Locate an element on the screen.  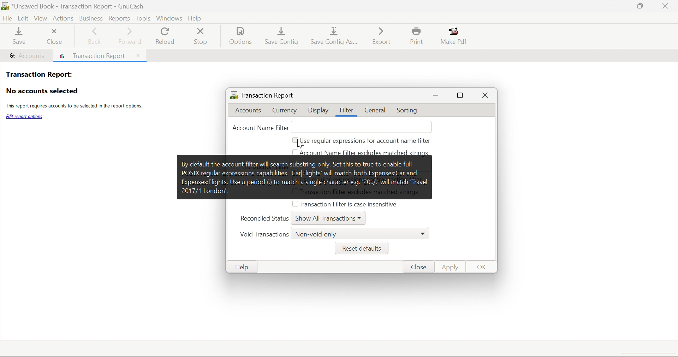
Account Name Filter excludes matched strings is located at coordinates (365, 152).